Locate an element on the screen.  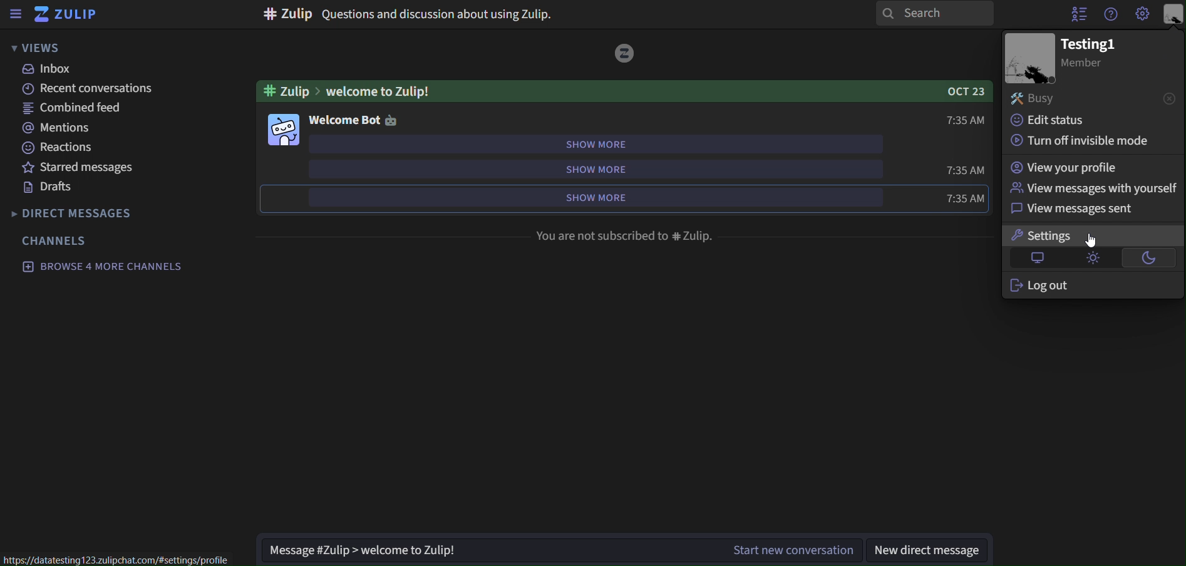
new direct message is located at coordinates (928, 551).